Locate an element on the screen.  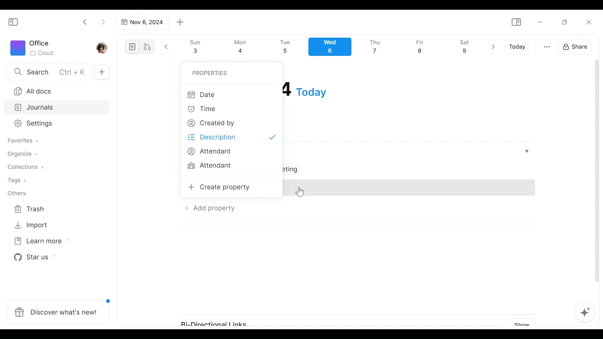
Calendar is located at coordinates (333, 48).